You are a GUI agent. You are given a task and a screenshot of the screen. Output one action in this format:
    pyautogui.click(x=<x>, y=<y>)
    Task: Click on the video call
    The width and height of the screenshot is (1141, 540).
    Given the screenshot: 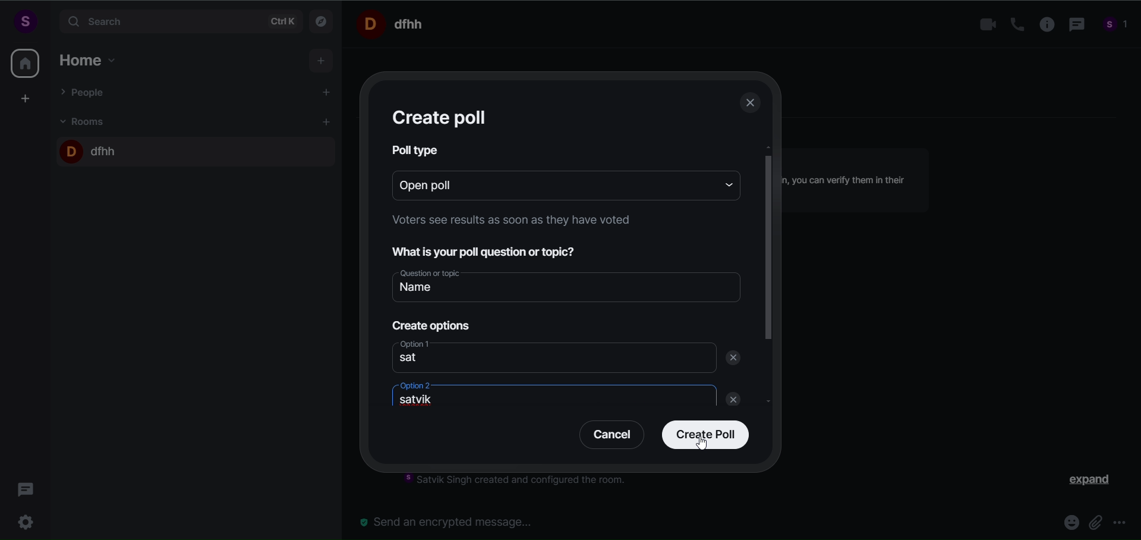 What is the action you would take?
    pyautogui.click(x=985, y=25)
    